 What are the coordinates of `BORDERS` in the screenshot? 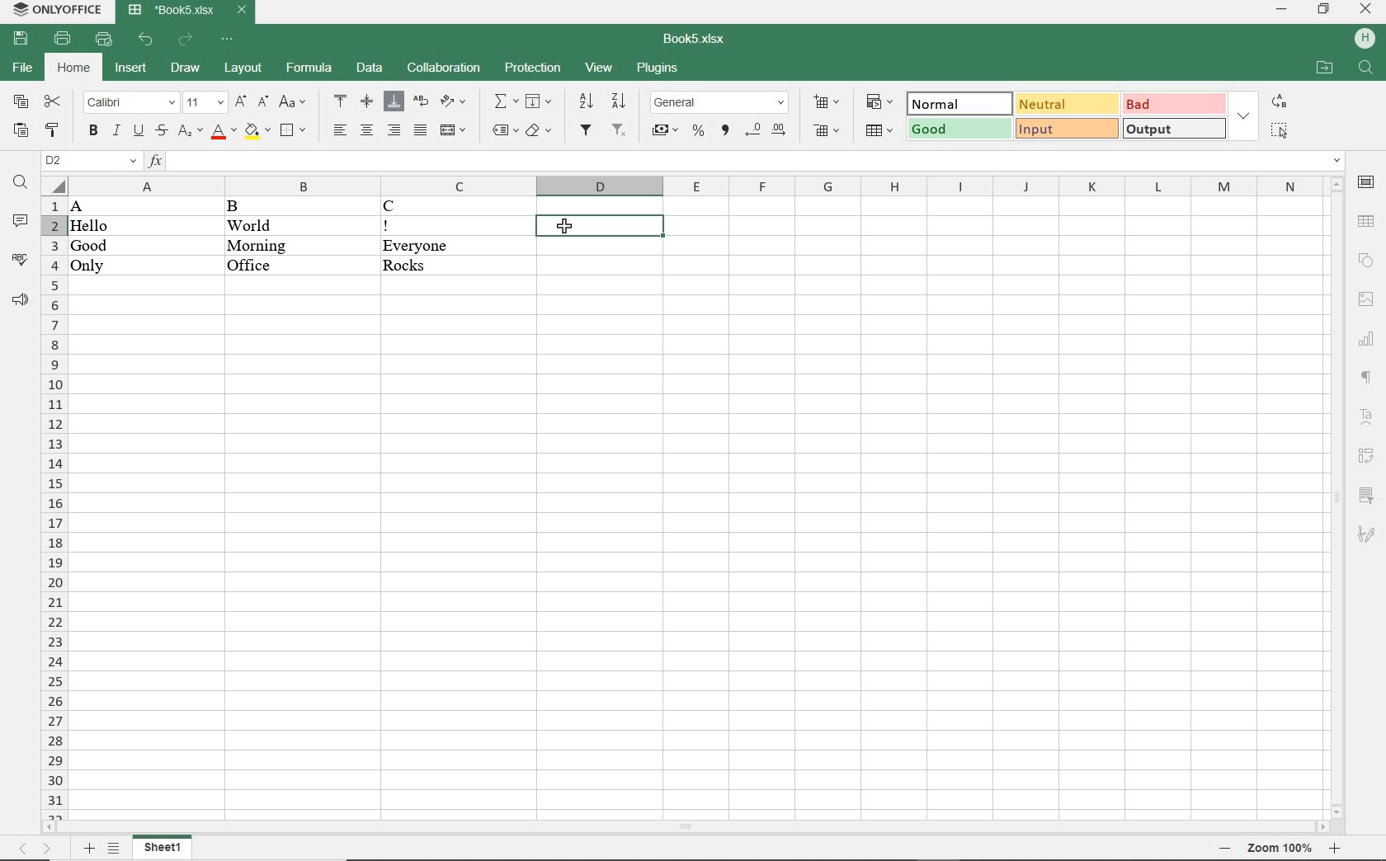 It's located at (293, 129).